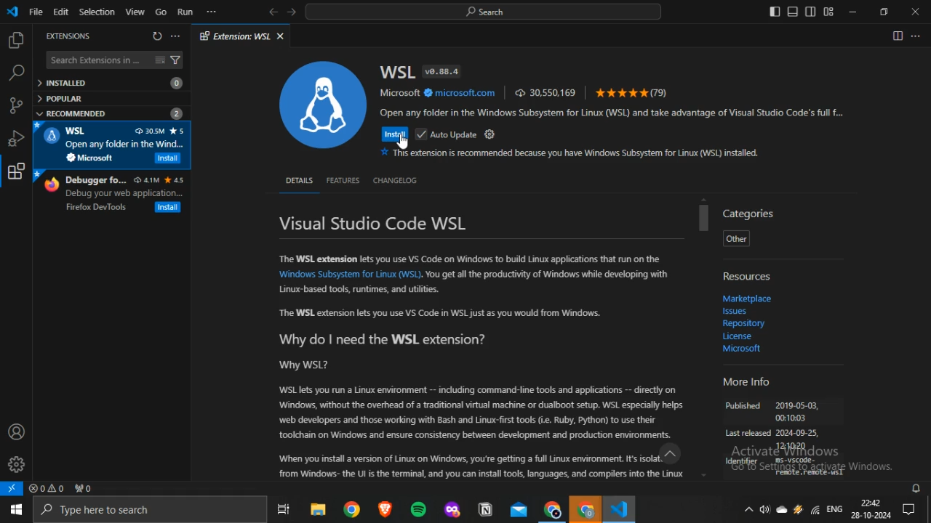  I want to click on Extension: WSL, so click(235, 36).